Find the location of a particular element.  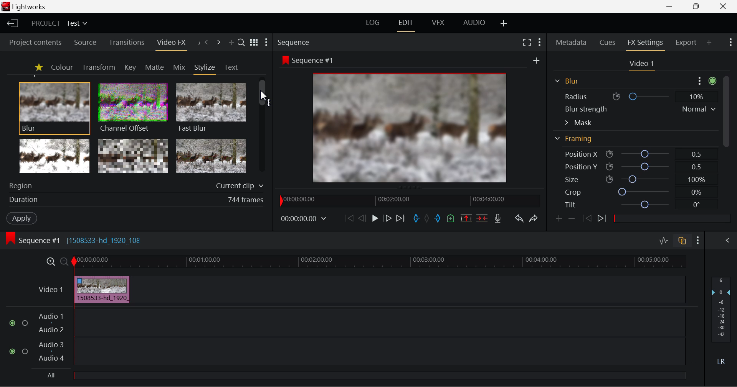

Edit Layout Open is located at coordinates (407, 24).